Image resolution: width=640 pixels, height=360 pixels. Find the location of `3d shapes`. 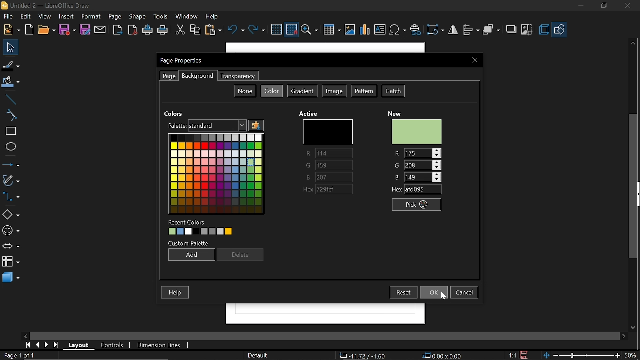

3d shapes is located at coordinates (11, 278).